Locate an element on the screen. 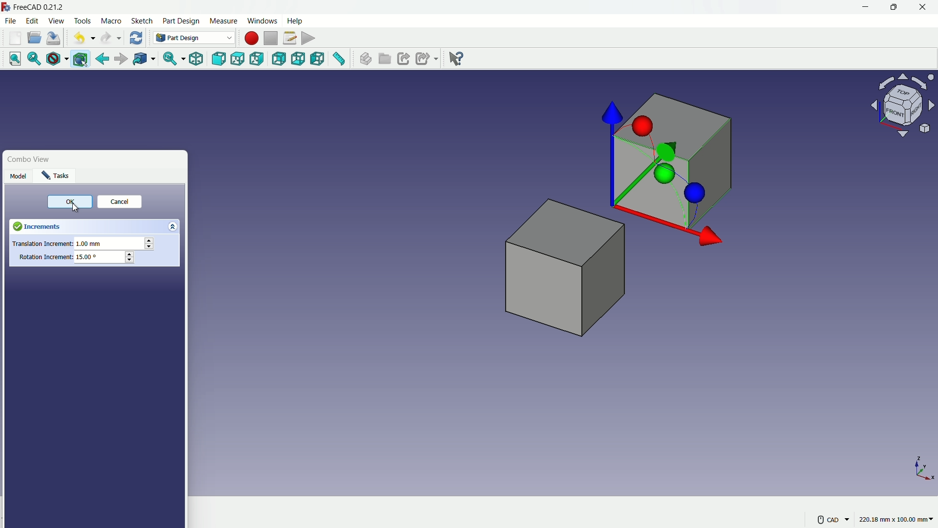  measure is located at coordinates (223, 21).